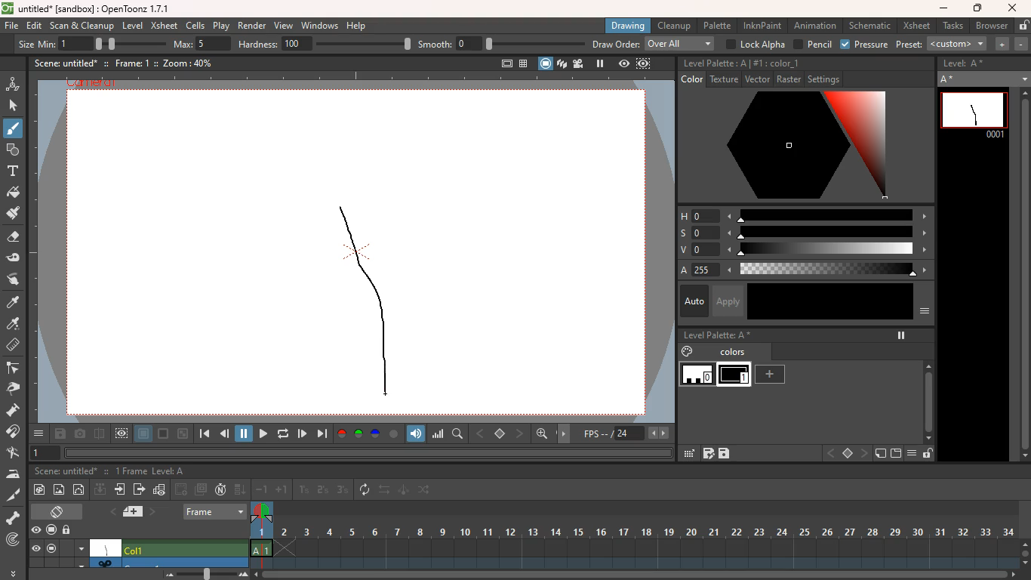 This screenshot has width=1031, height=580. Describe the element at coordinates (81, 548) in the screenshot. I see `menu` at that location.